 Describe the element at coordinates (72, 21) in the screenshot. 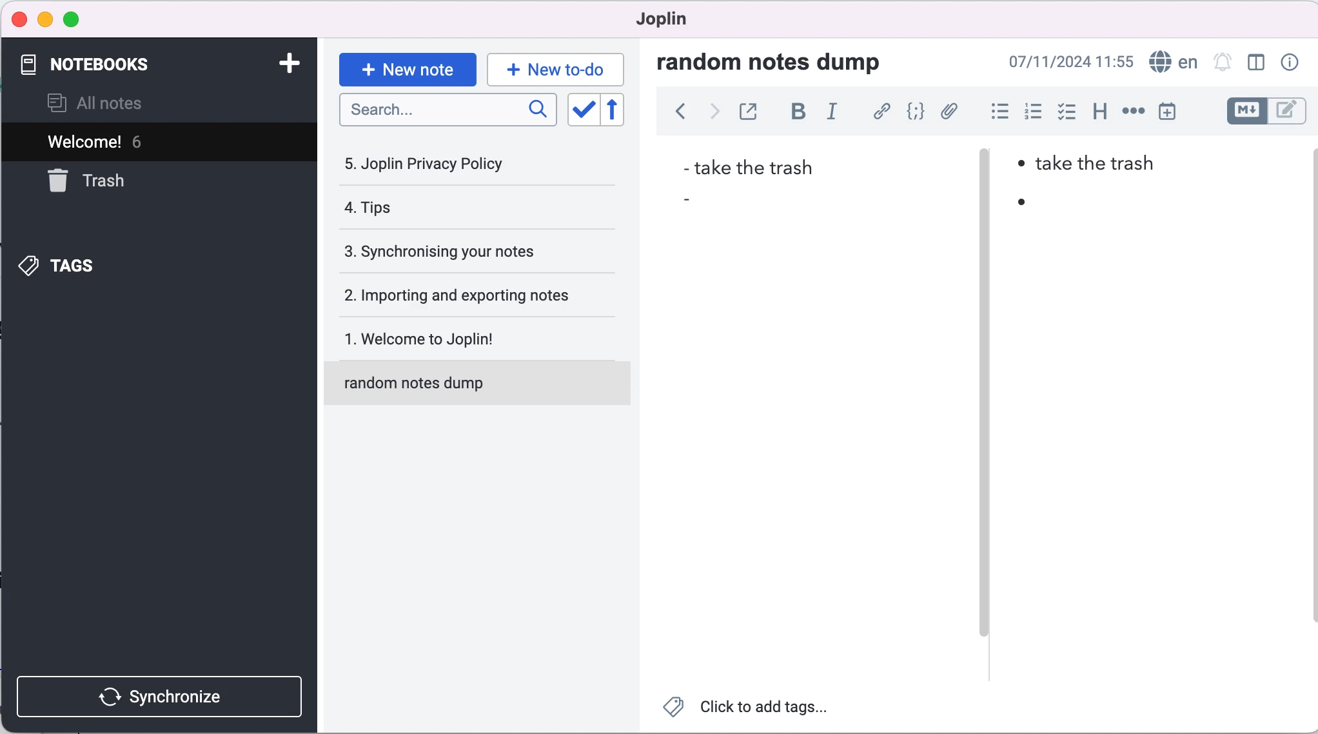

I see `maximize` at that location.